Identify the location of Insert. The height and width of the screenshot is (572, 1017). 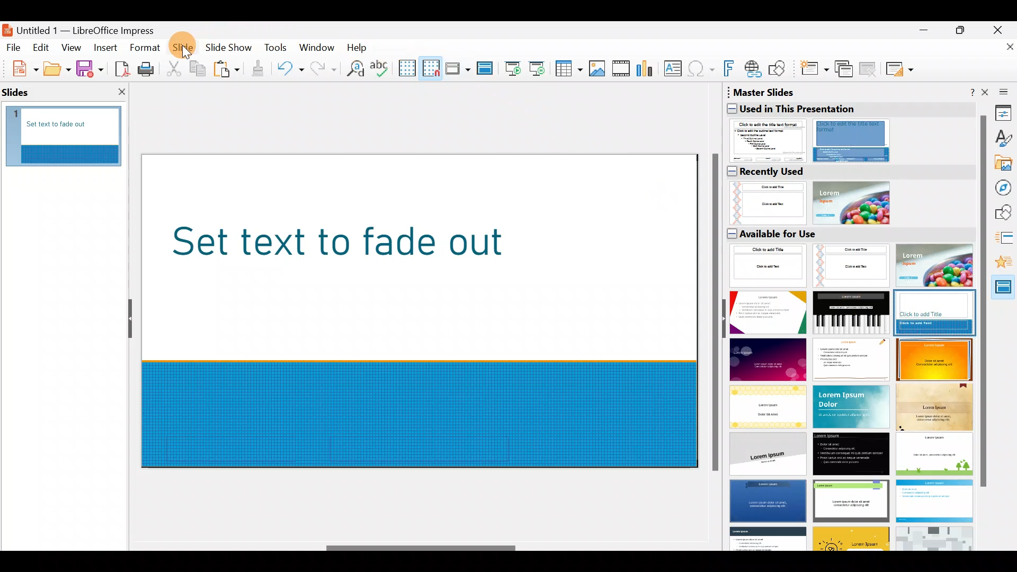
(105, 48).